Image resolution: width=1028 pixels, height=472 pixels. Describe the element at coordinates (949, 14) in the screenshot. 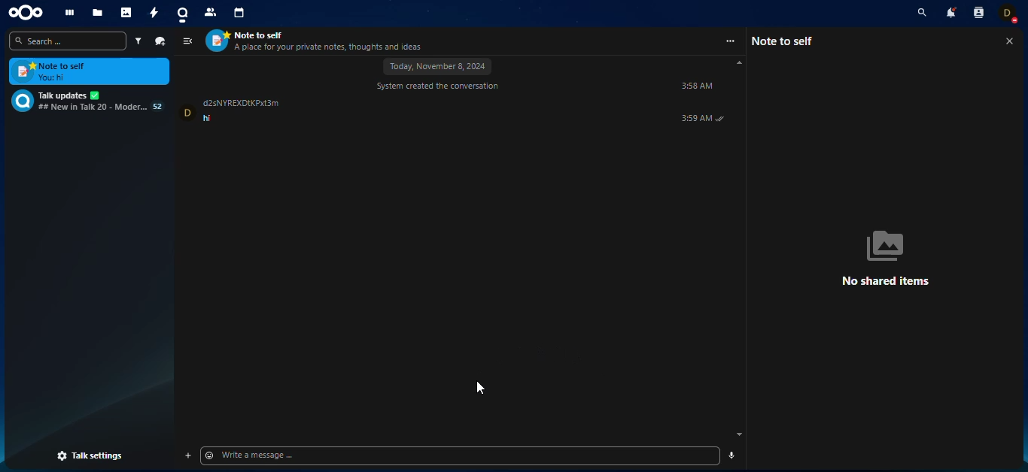

I see `notifications` at that location.